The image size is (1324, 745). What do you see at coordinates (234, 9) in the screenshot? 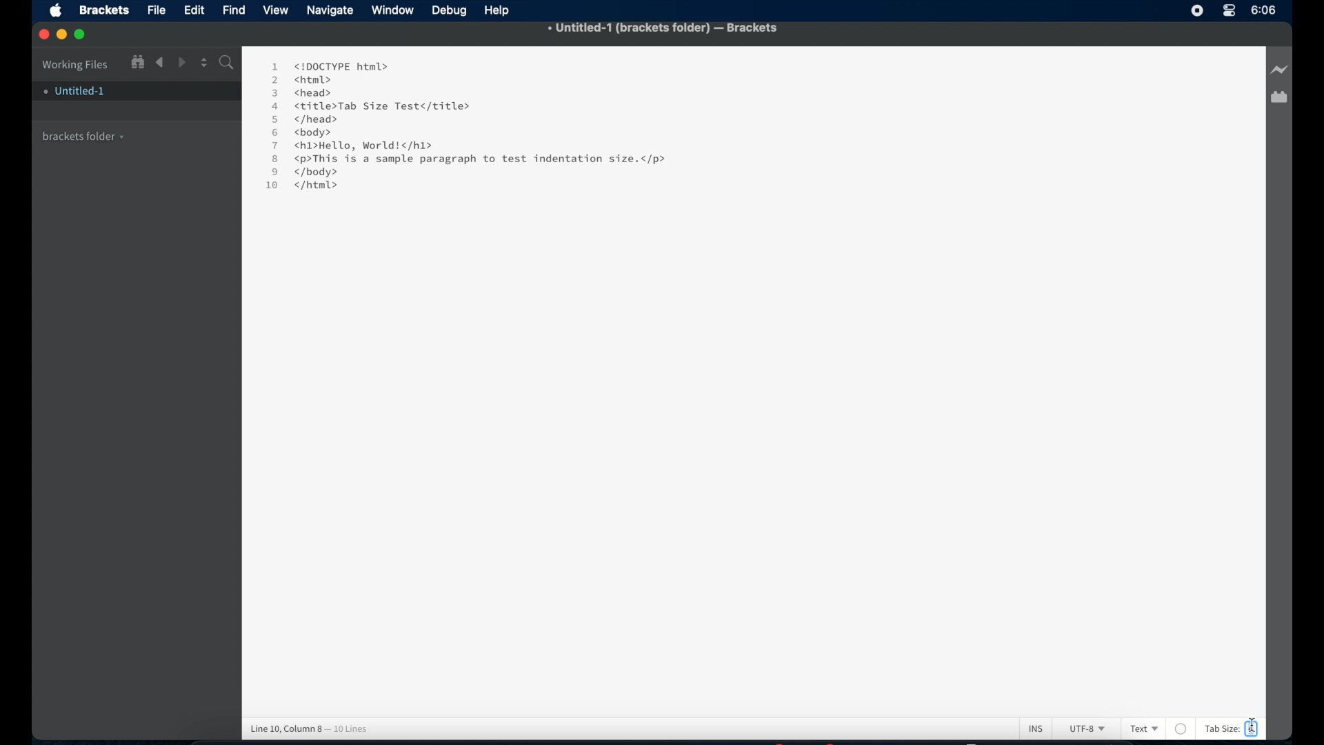
I see `Find` at bounding box center [234, 9].